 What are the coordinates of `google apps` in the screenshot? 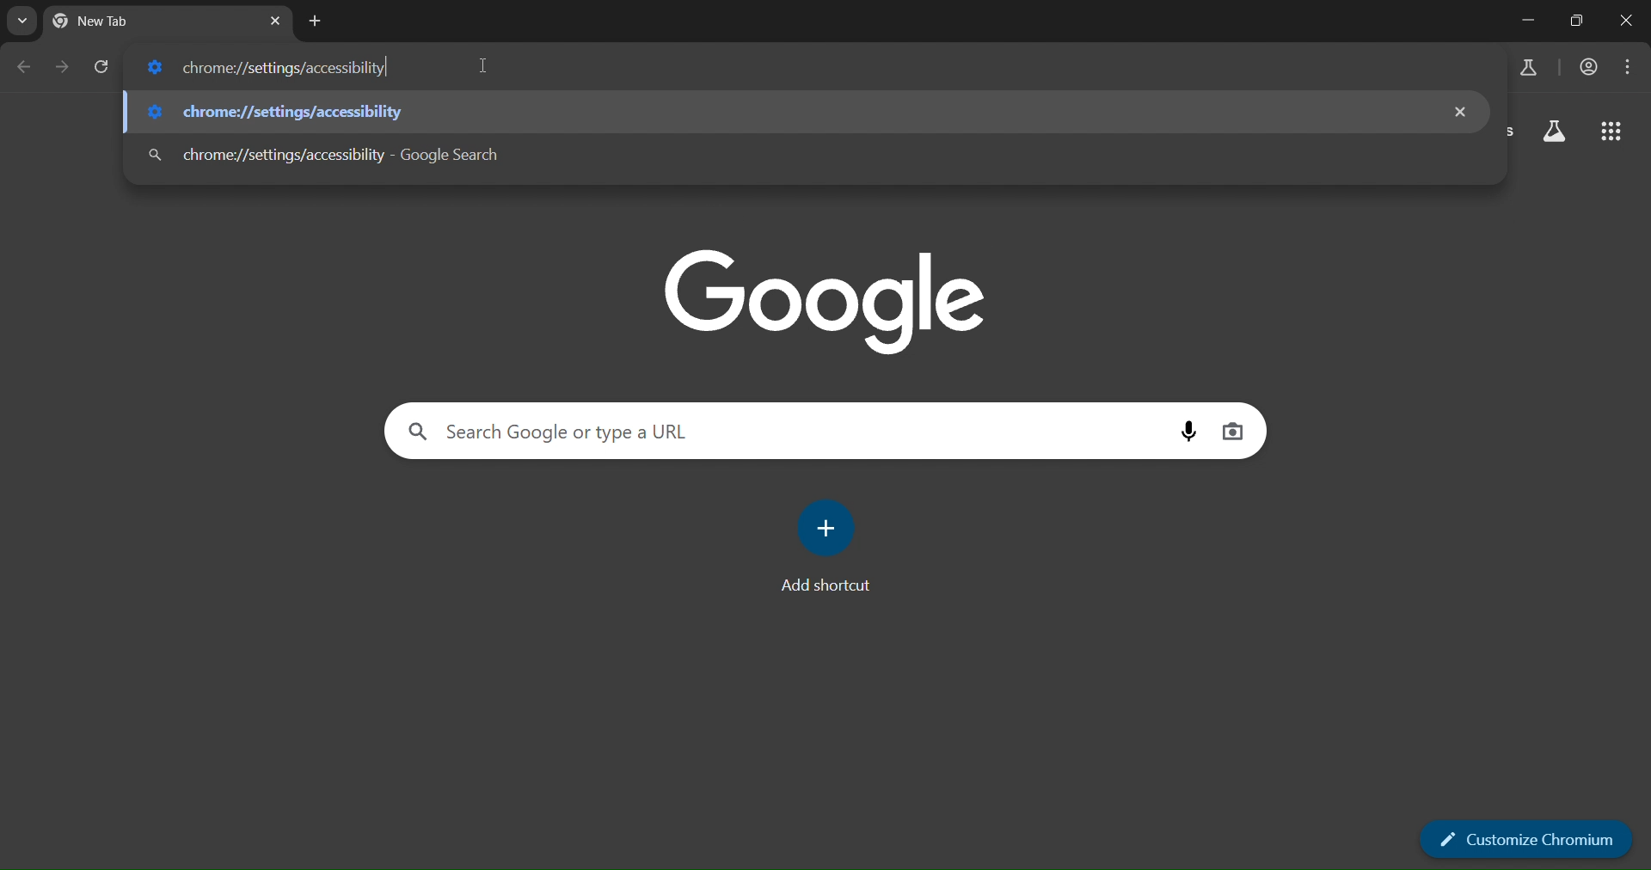 It's located at (1608, 132).